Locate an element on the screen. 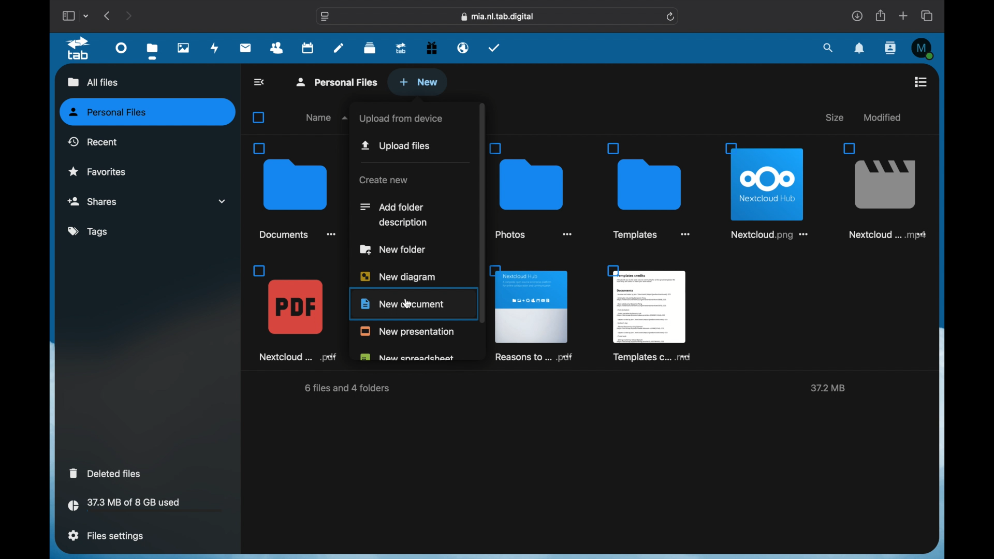 This screenshot has width=994, height=559. dashboard is located at coordinates (122, 47).